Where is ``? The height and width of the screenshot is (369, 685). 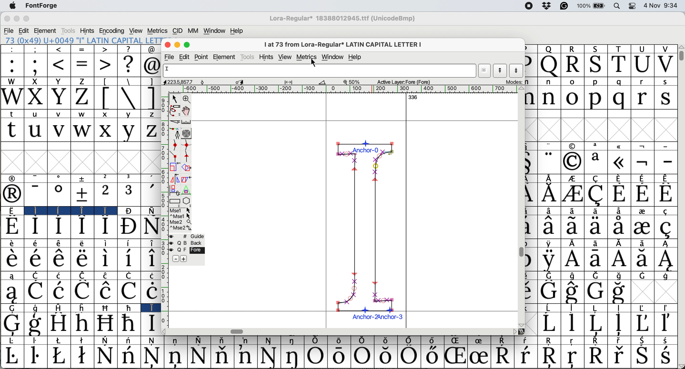  is located at coordinates (322, 82).